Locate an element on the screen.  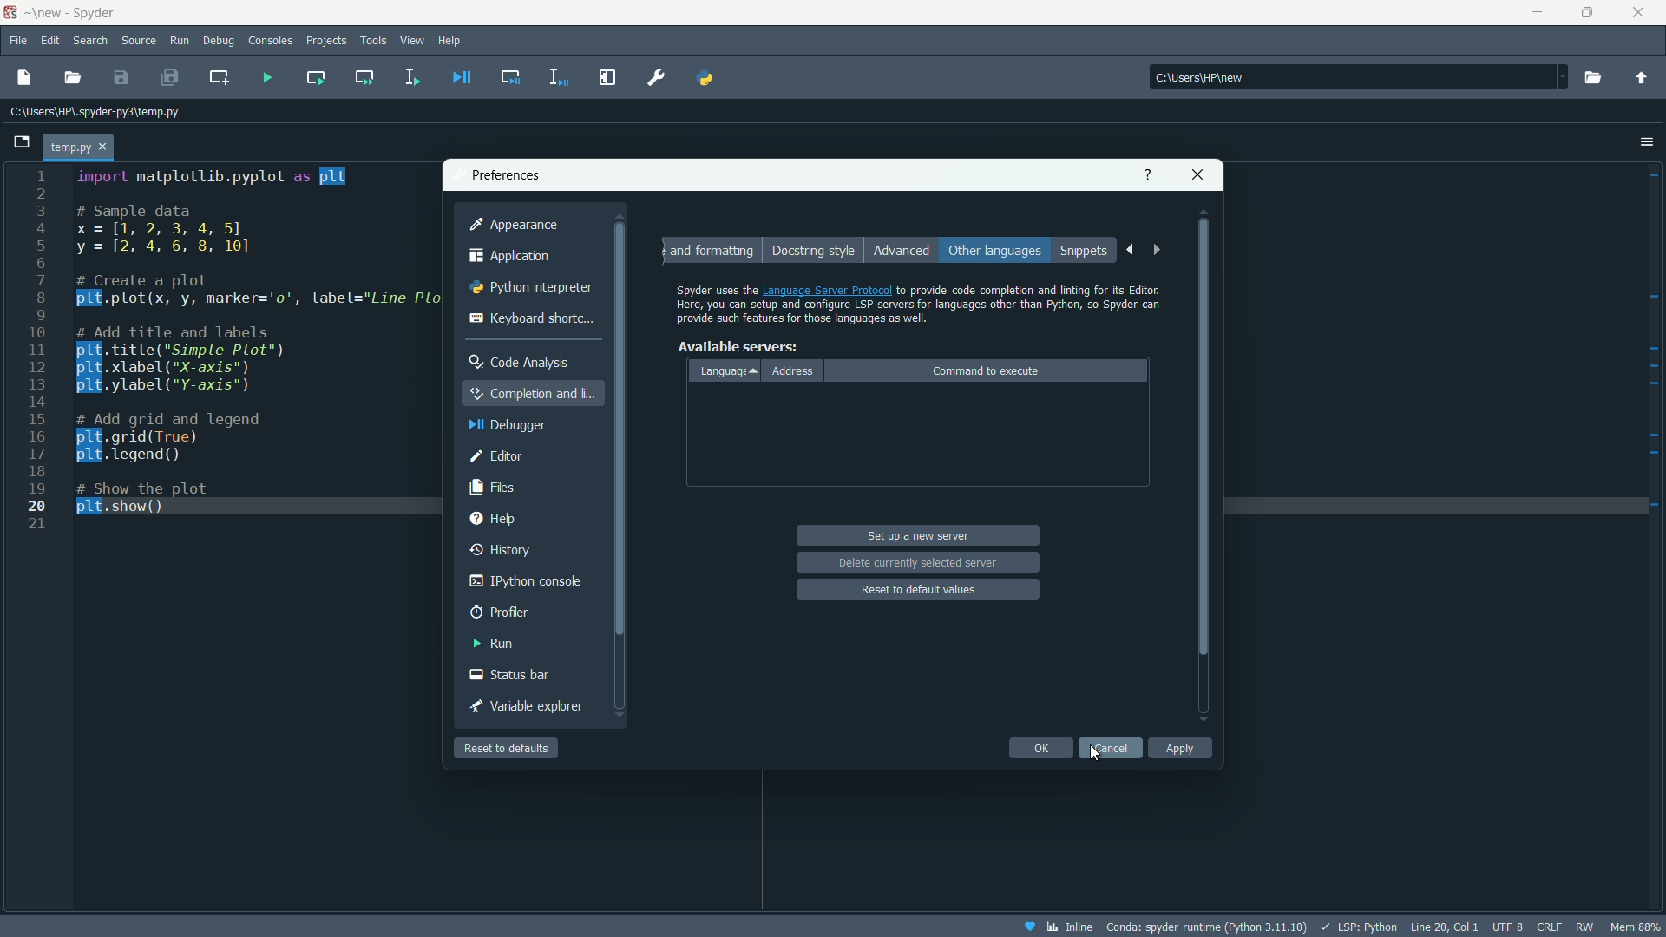
line numbers is located at coordinates (37, 350).